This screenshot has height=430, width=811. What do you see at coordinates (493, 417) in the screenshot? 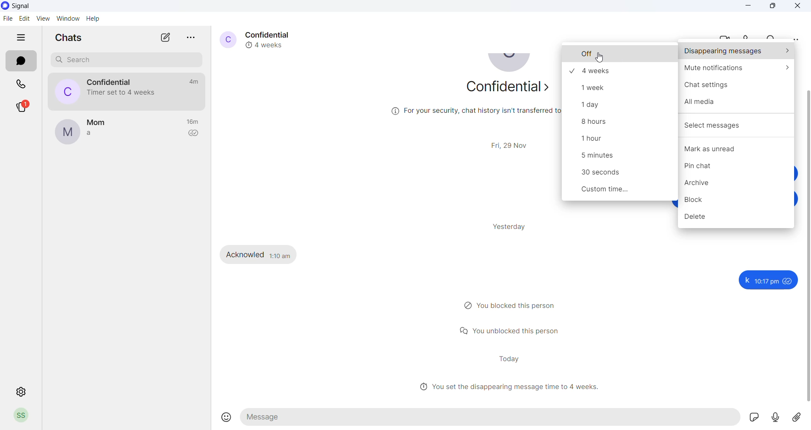
I see `message text area` at bounding box center [493, 417].